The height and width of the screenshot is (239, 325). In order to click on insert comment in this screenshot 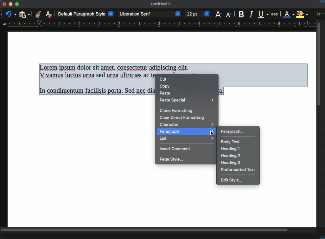, I will do `click(176, 149)`.